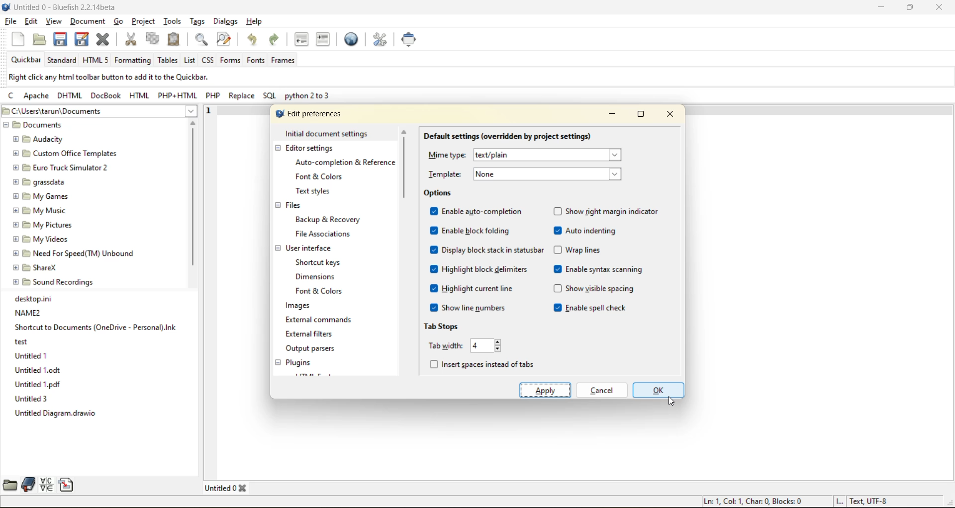  What do you see at coordinates (312, 335) in the screenshot?
I see `external filters` at bounding box center [312, 335].